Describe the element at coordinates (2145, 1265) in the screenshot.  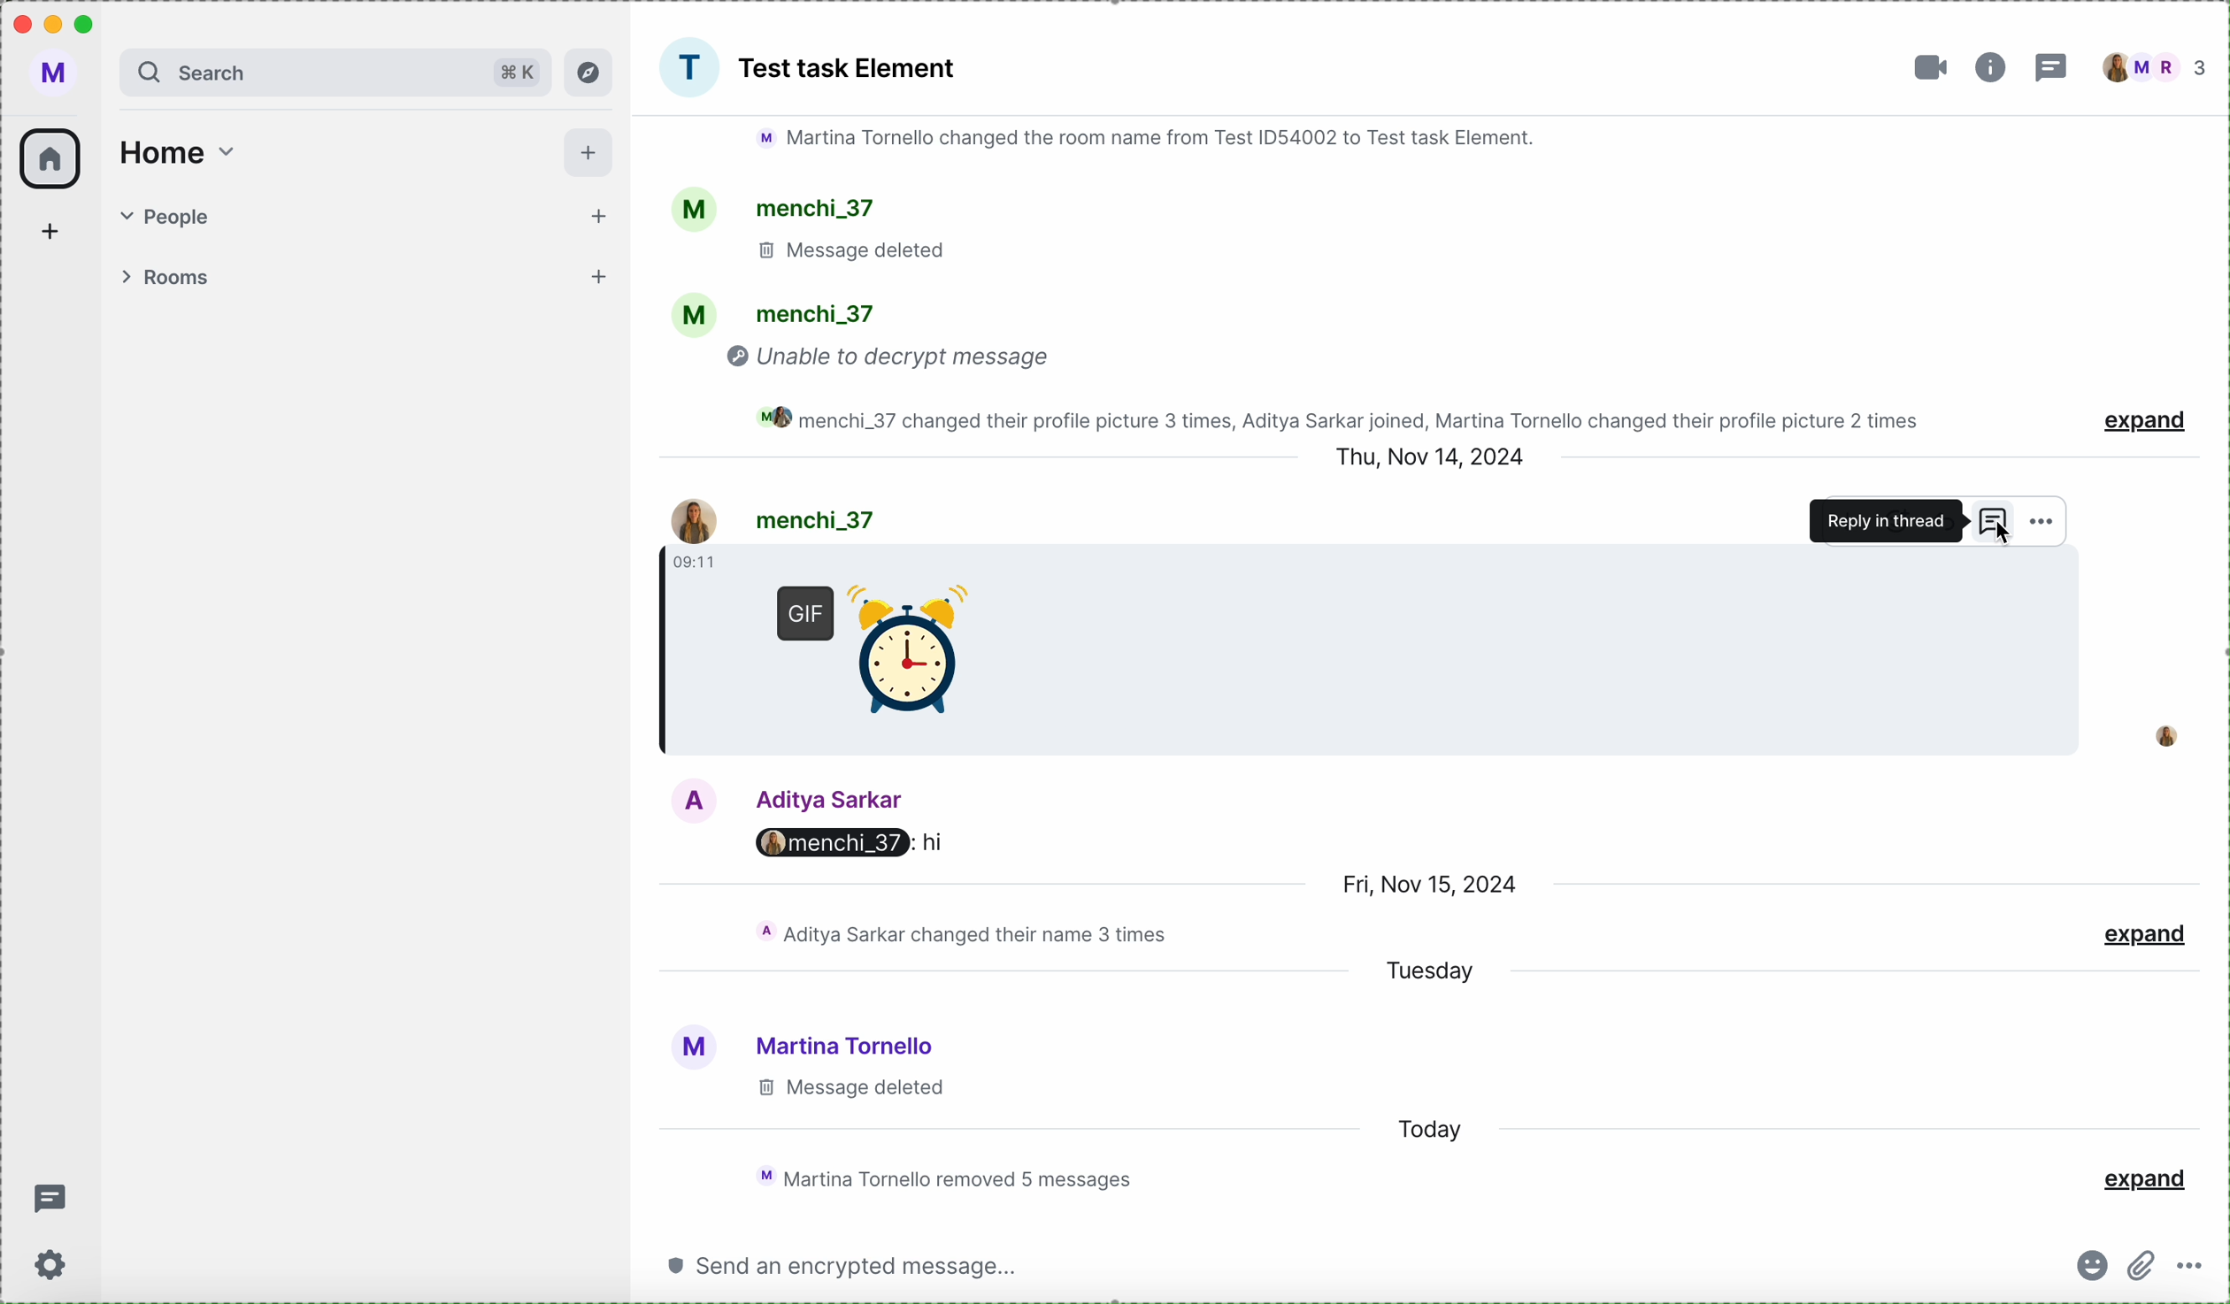
I see `attach files` at that location.